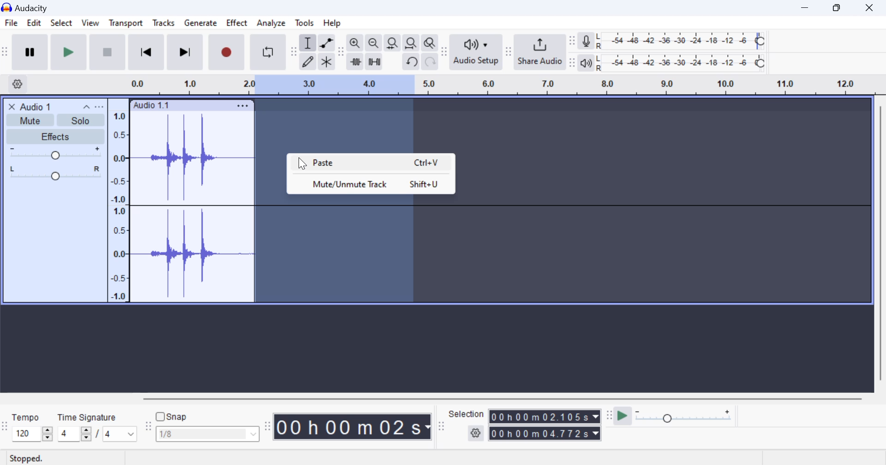  What do you see at coordinates (689, 417) in the screenshot?
I see `Playback Speed` at bounding box center [689, 417].